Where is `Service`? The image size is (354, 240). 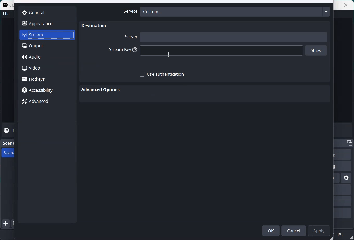
Service is located at coordinates (129, 11).